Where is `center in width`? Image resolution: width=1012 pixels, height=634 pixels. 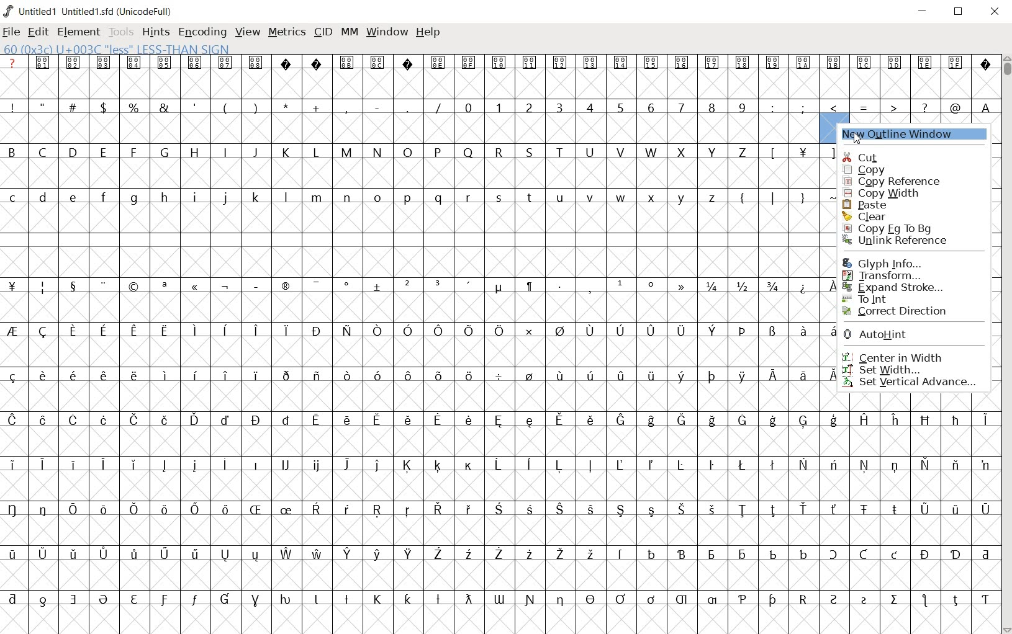
center in width is located at coordinates (905, 357).